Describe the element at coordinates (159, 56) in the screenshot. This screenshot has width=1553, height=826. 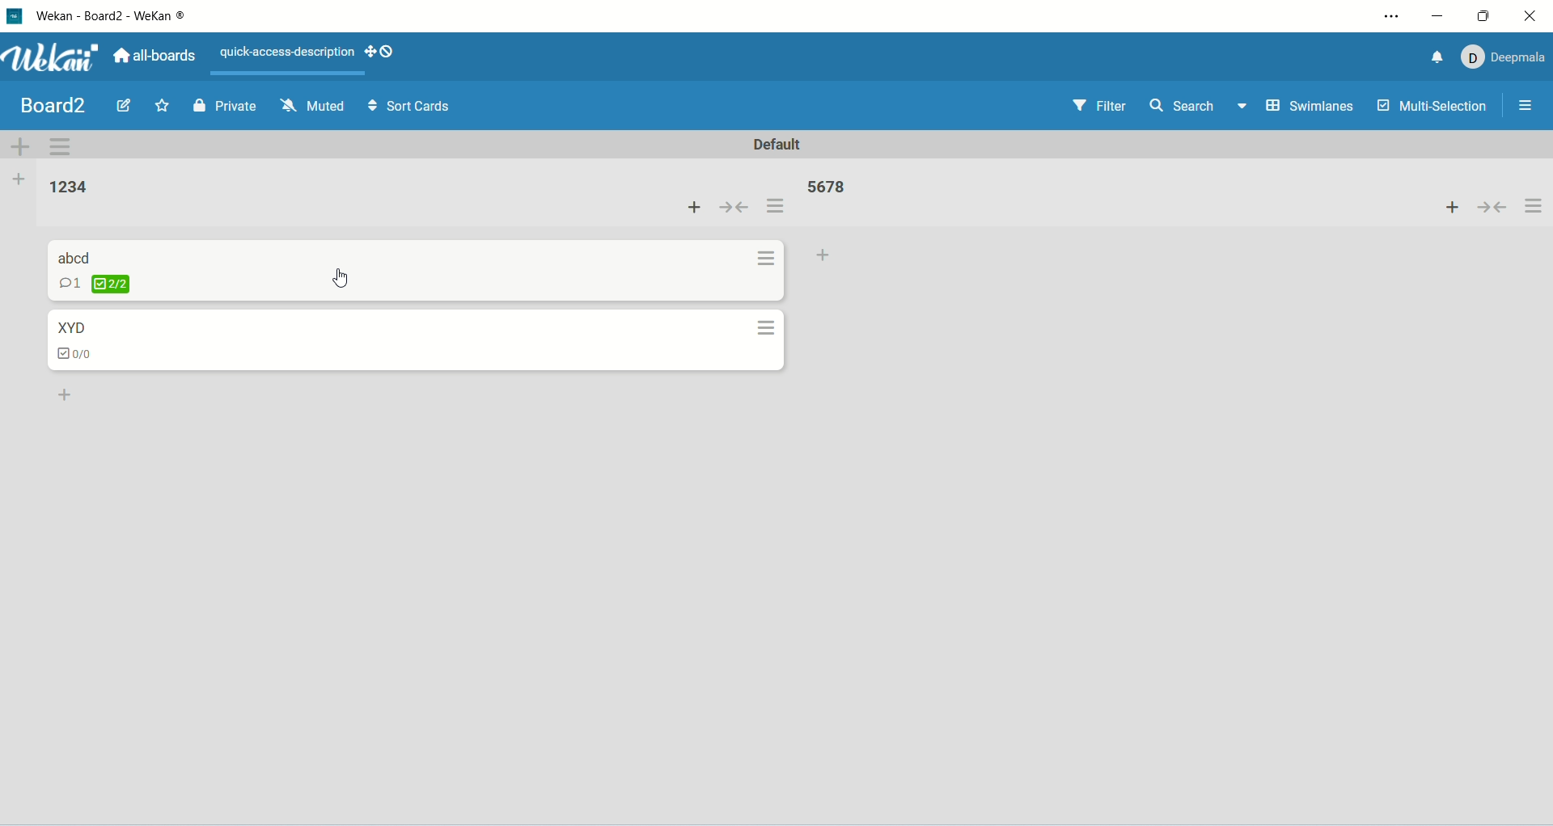
I see `all boards` at that location.